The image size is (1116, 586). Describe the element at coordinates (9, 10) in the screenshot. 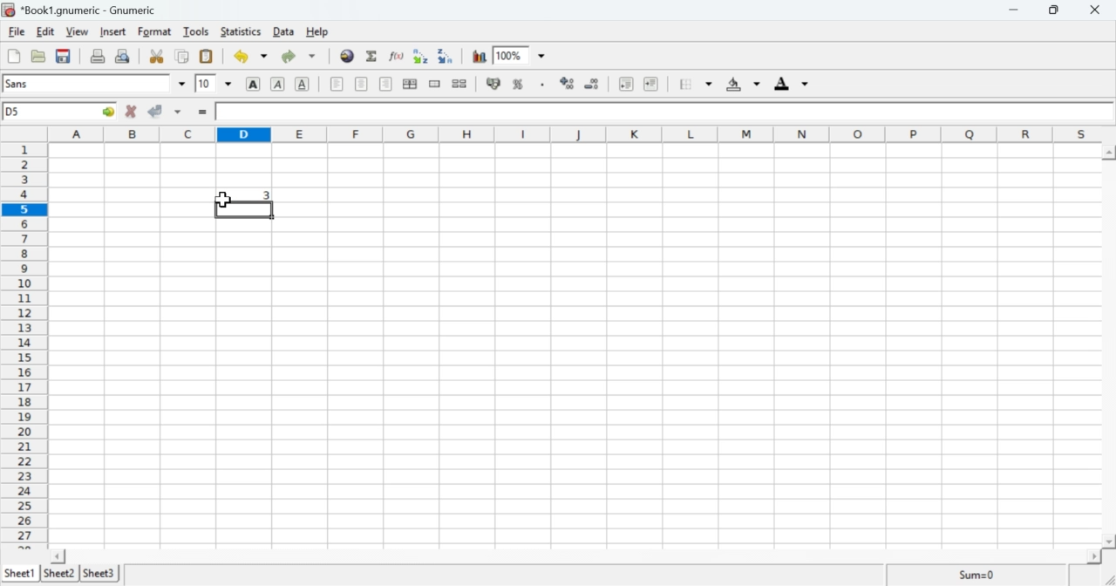

I see `icon` at that location.